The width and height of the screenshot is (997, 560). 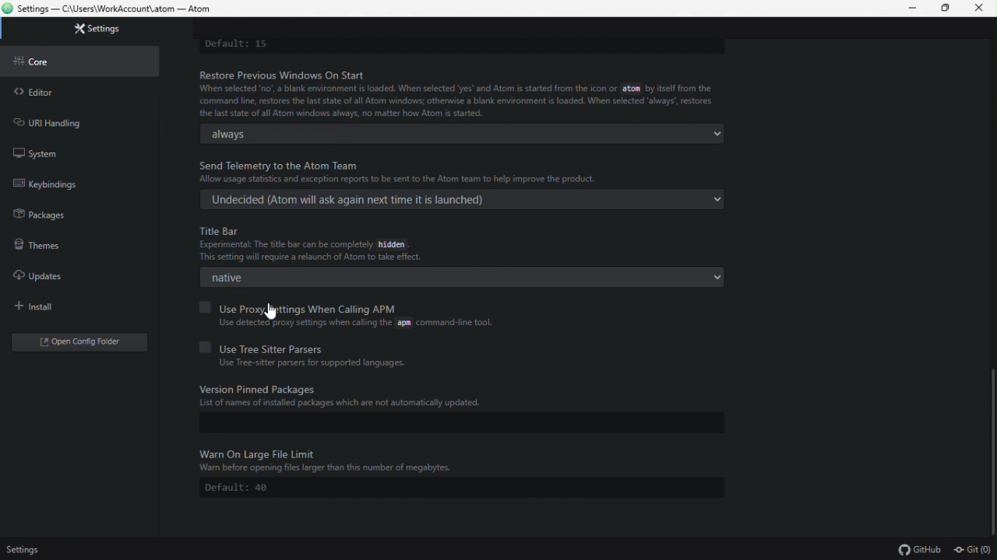 I want to click on Undecided (Atom will ask again next time it is launched), so click(x=463, y=200).